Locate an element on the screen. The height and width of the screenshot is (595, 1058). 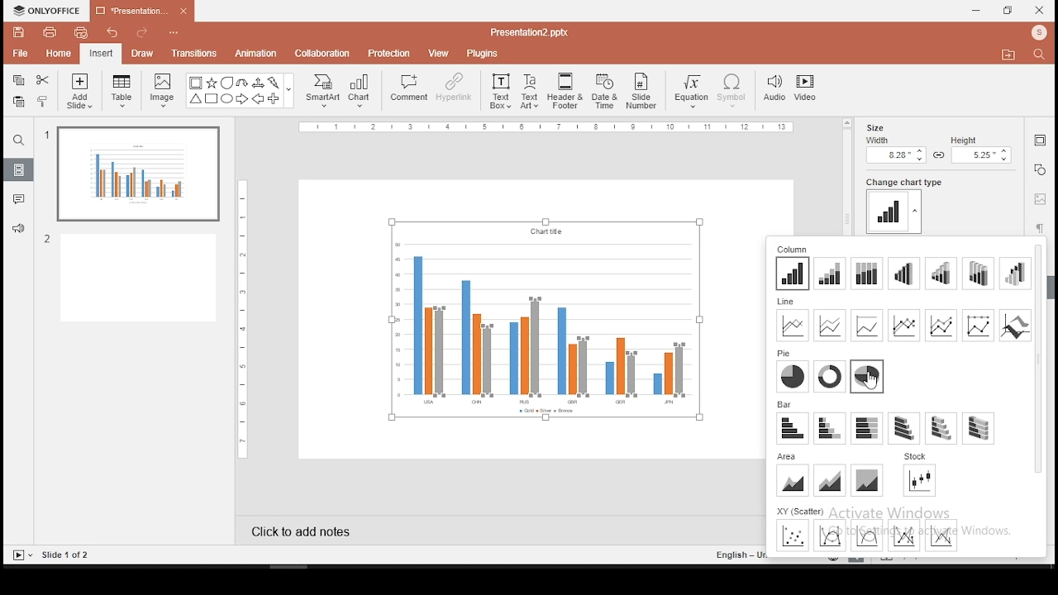
support and feedback is located at coordinates (18, 231).